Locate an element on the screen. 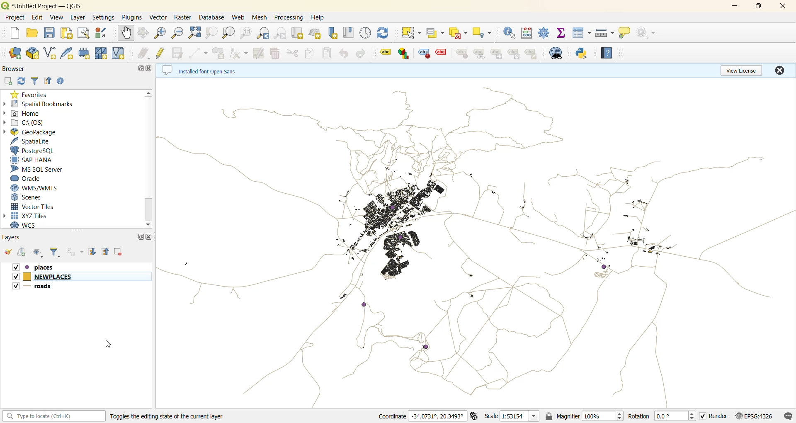 The image size is (796, 423). maximize is located at coordinates (758, 7).